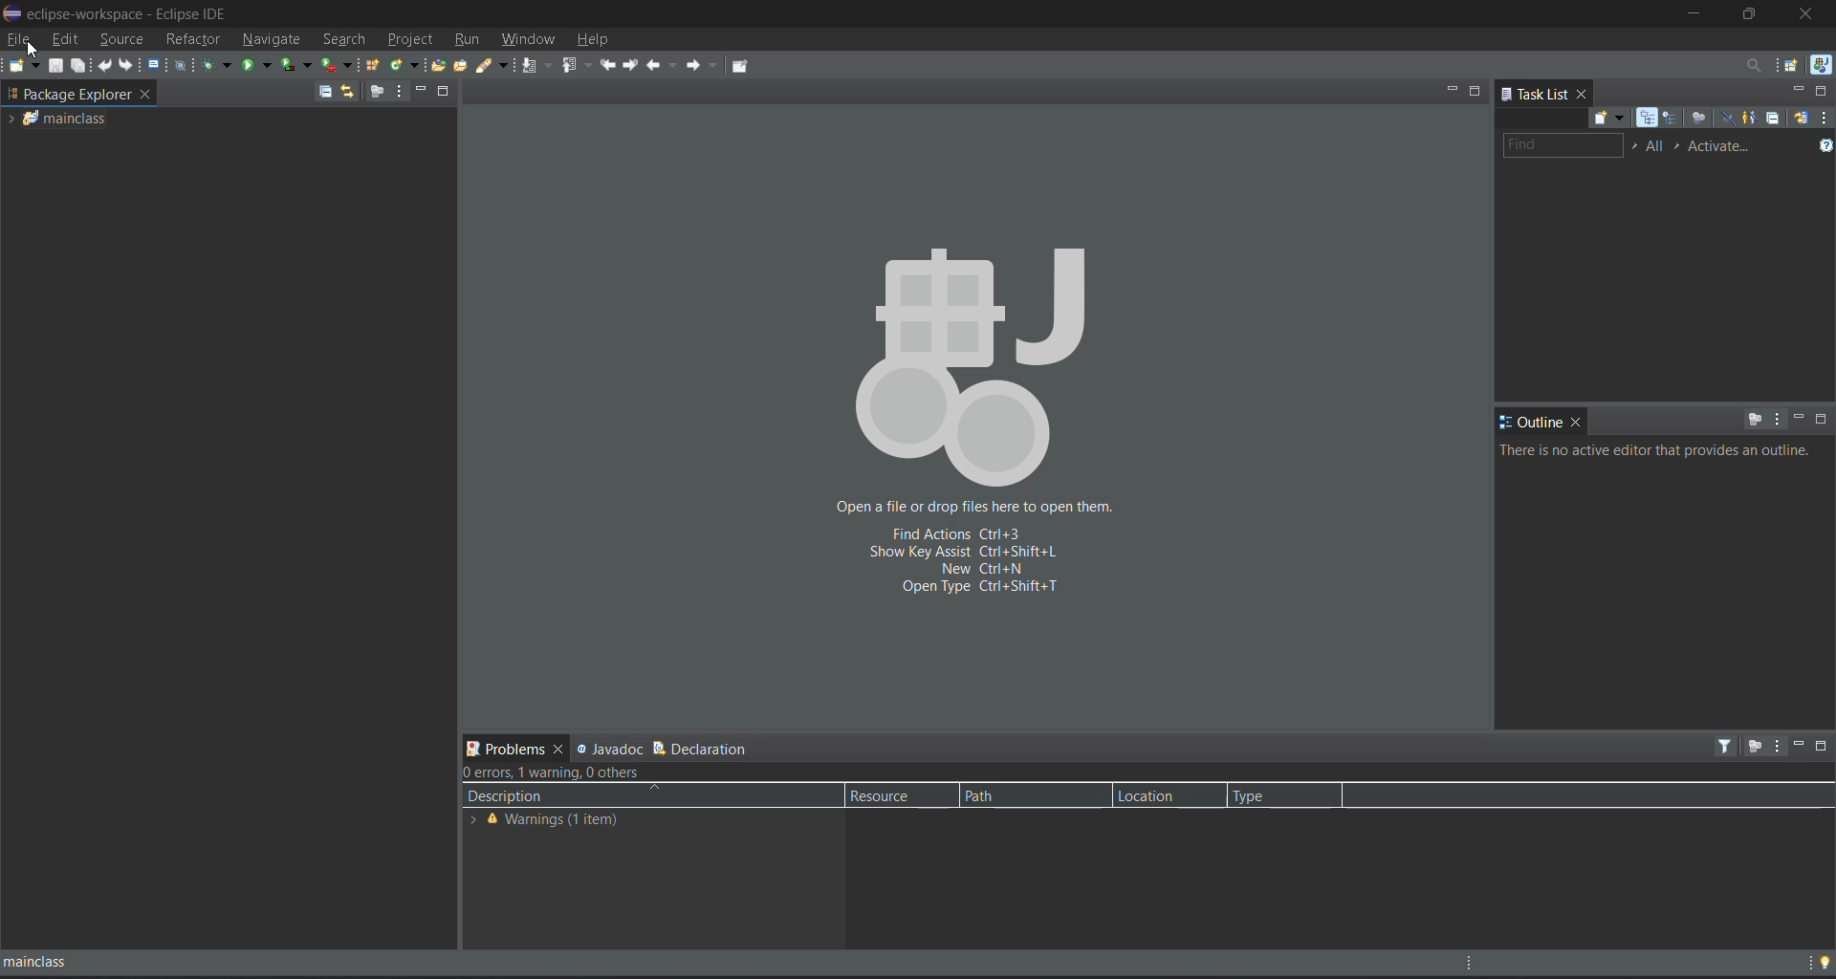  Describe the element at coordinates (1800, 120) in the screenshot. I see `synchronize changed` at that location.